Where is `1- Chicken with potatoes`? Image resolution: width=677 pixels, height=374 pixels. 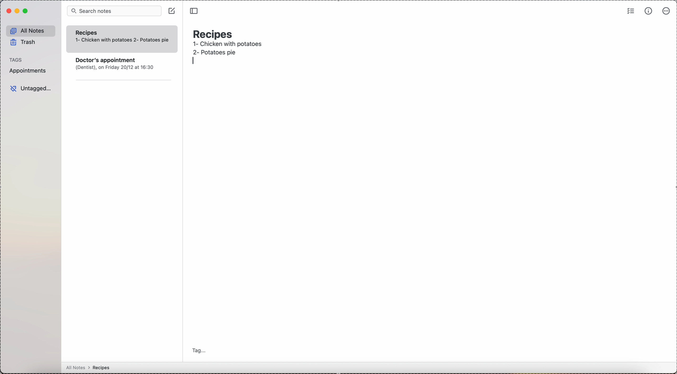 1- Chicken with potatoes is located at coordinates (230, 44).